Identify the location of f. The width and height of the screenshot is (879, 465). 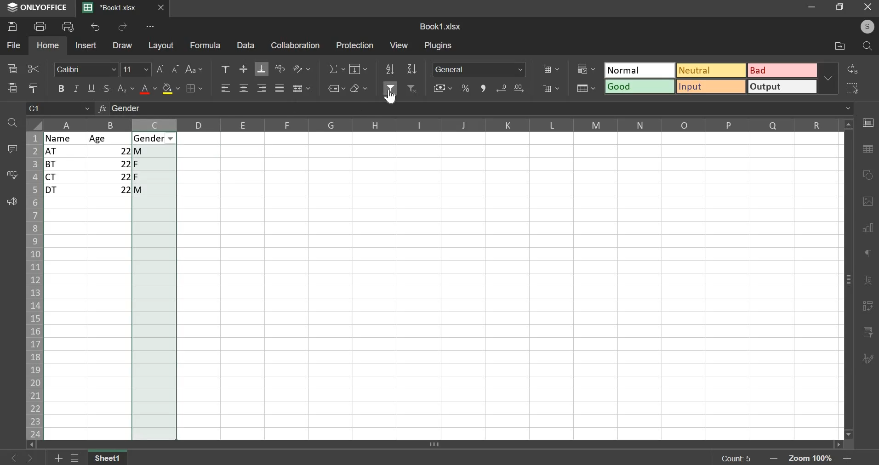
(154, 176).